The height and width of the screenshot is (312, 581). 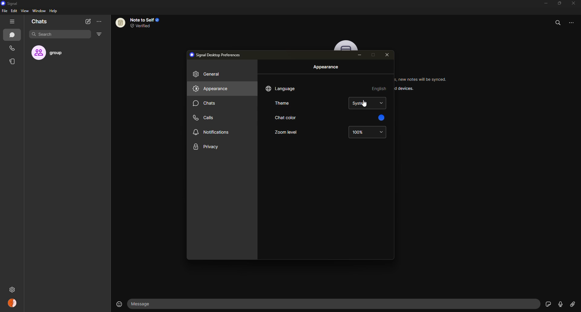 I want to click on chats, so click(x=205, y=103).